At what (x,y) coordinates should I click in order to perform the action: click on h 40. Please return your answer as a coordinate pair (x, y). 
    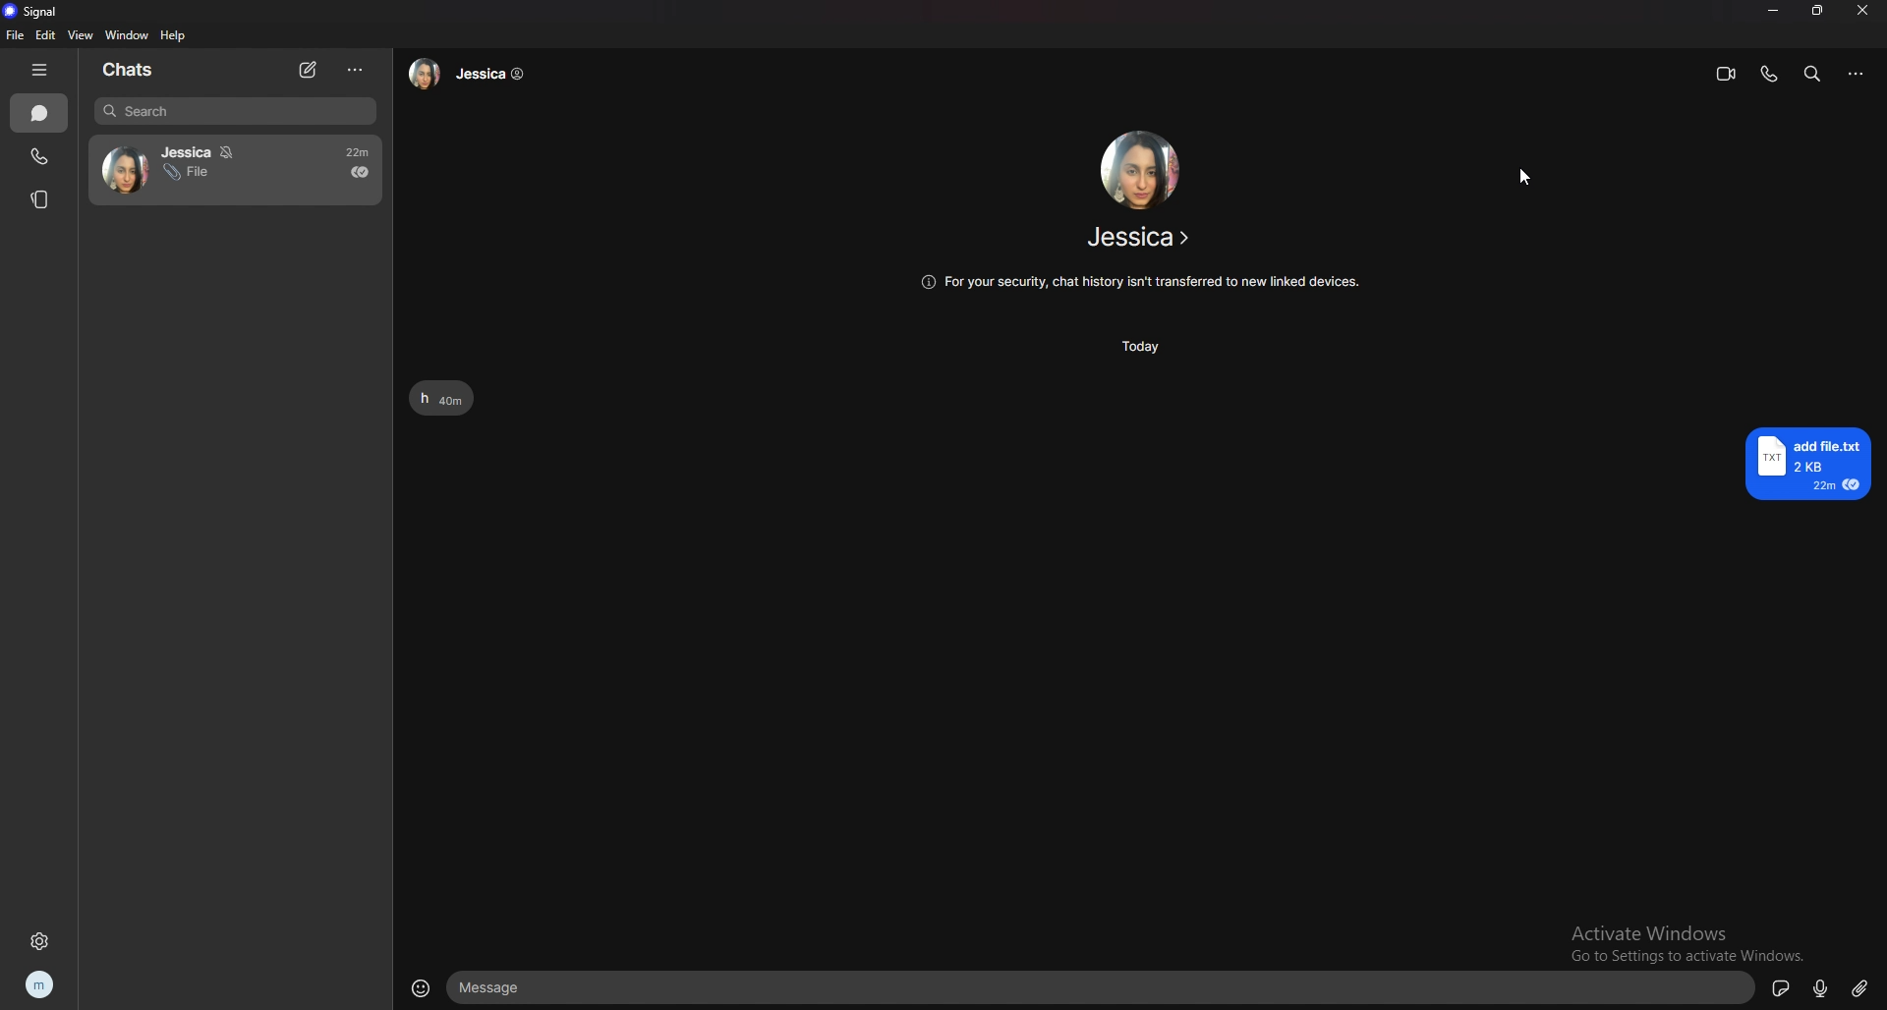
    Looking at the image, I should click on (446, 397).